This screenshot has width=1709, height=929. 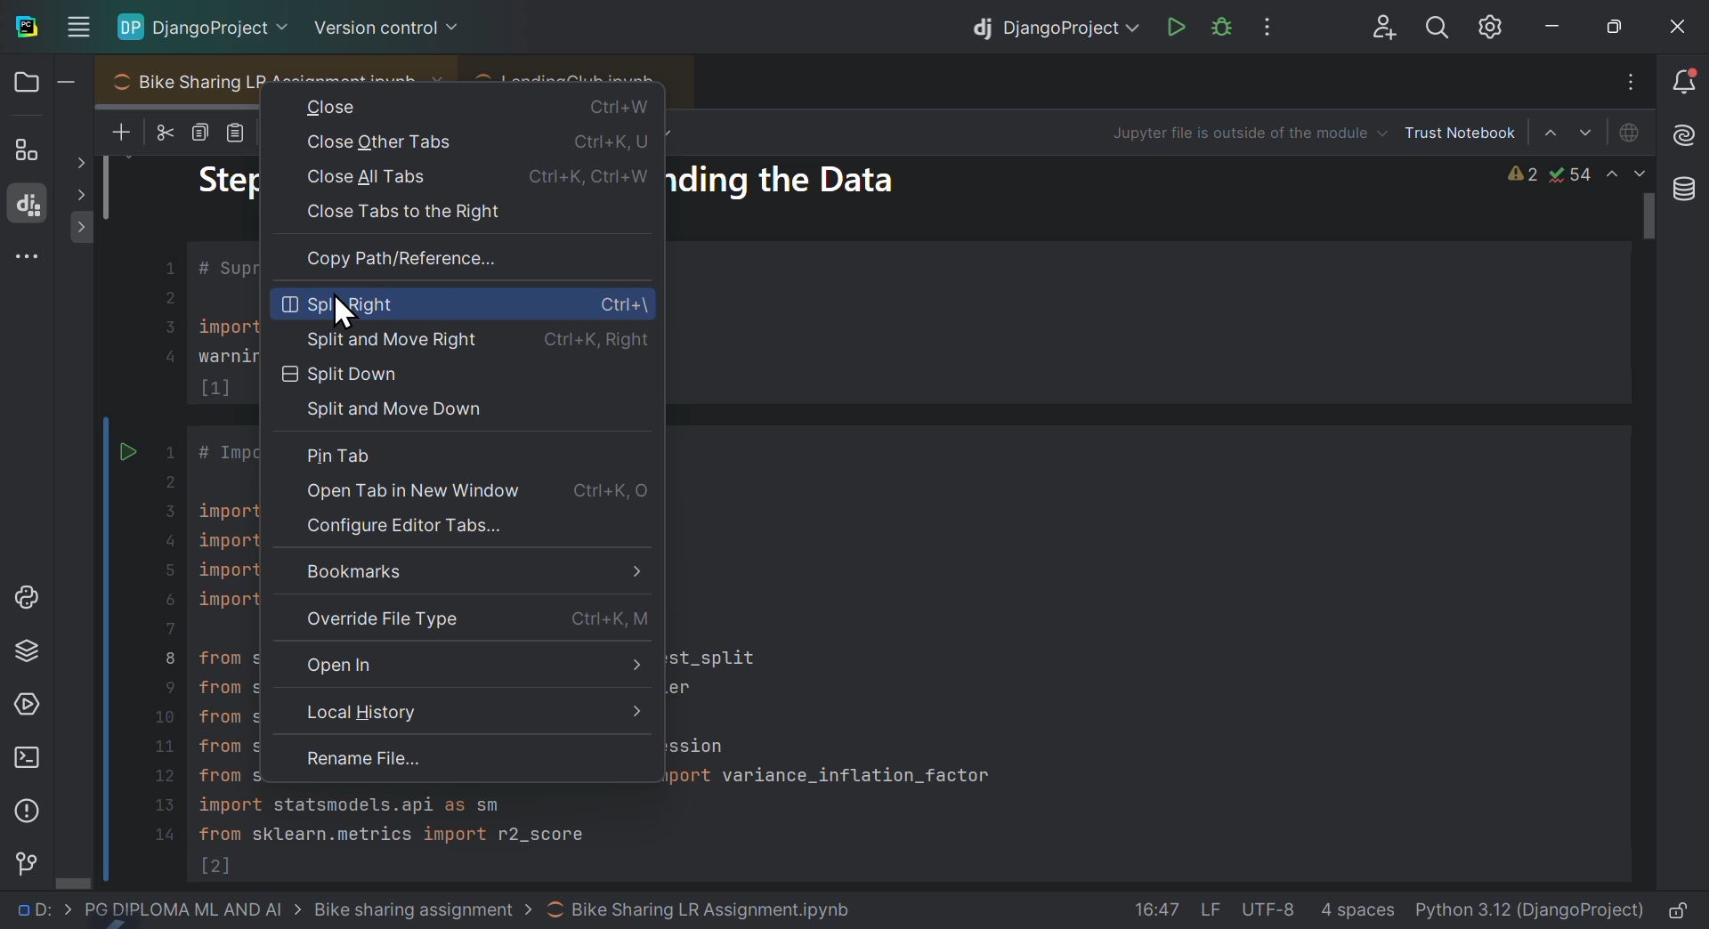 I want to click on Database, so click(x=1683, y=194).